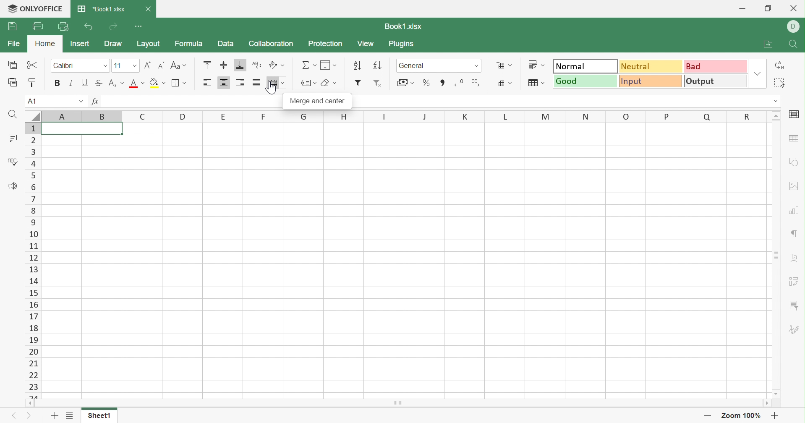 This screenshot has height=423, width=805. I want to click on Add sheet, so click(56, 417).